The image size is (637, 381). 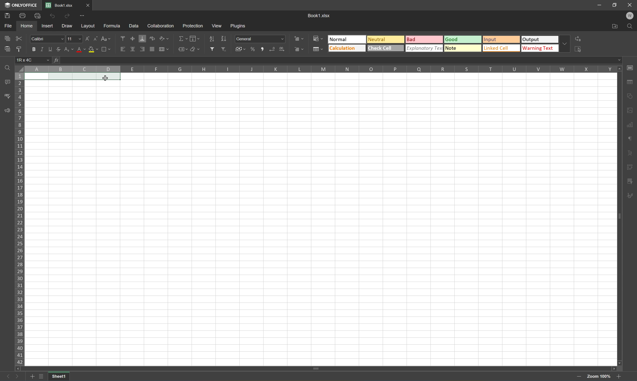 I want to click on Drop down, so click(x=567, y=44).